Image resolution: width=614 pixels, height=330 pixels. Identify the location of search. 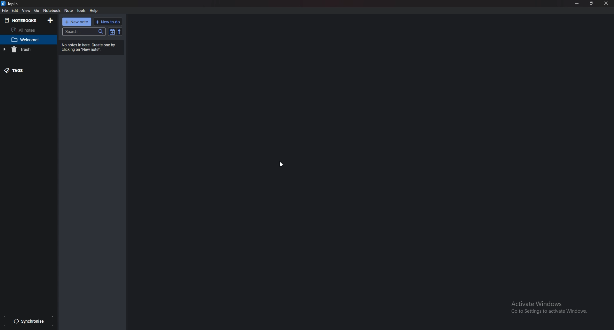
(83, 32).